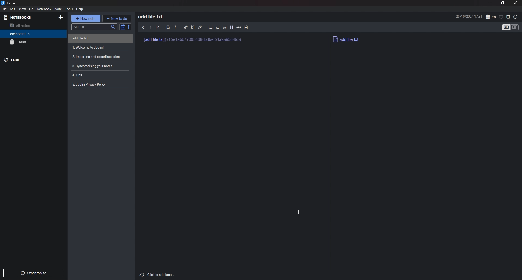 The height and width of the screenshot is (280, 522). Describe the element at coordinates (158, 27) in the screenshot. I see `toggle external editing` at that location.